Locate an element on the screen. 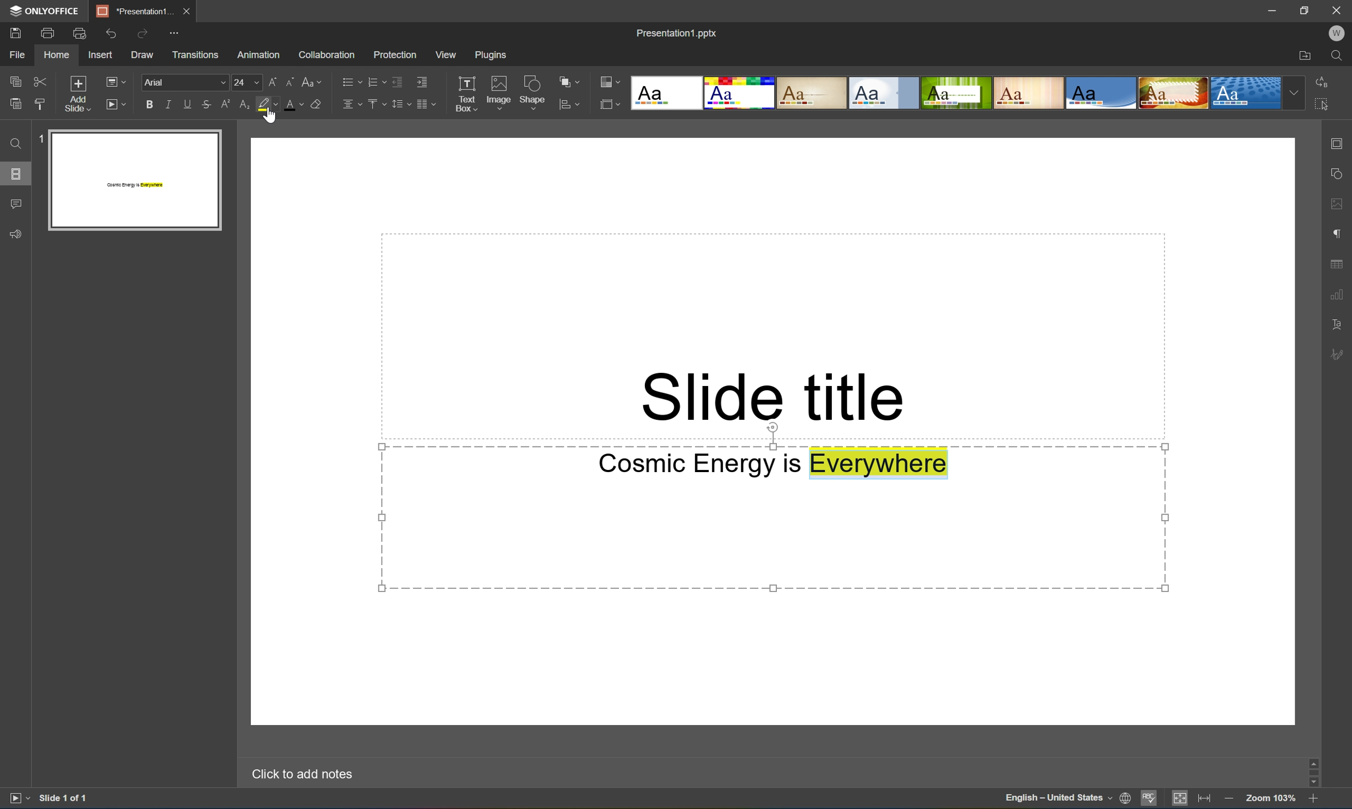  Restore down is located at coordinates (1306, 10).